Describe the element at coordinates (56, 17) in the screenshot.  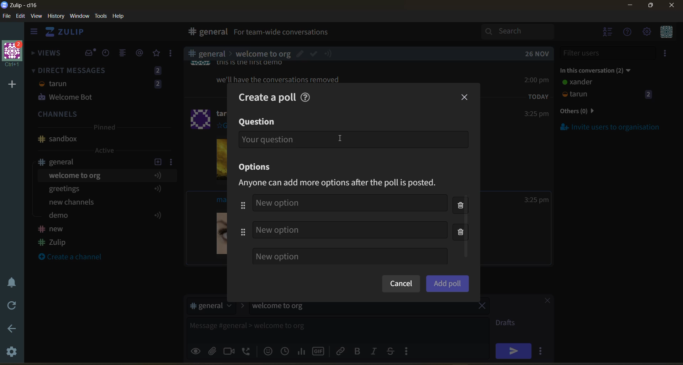
I see `history` at that location.